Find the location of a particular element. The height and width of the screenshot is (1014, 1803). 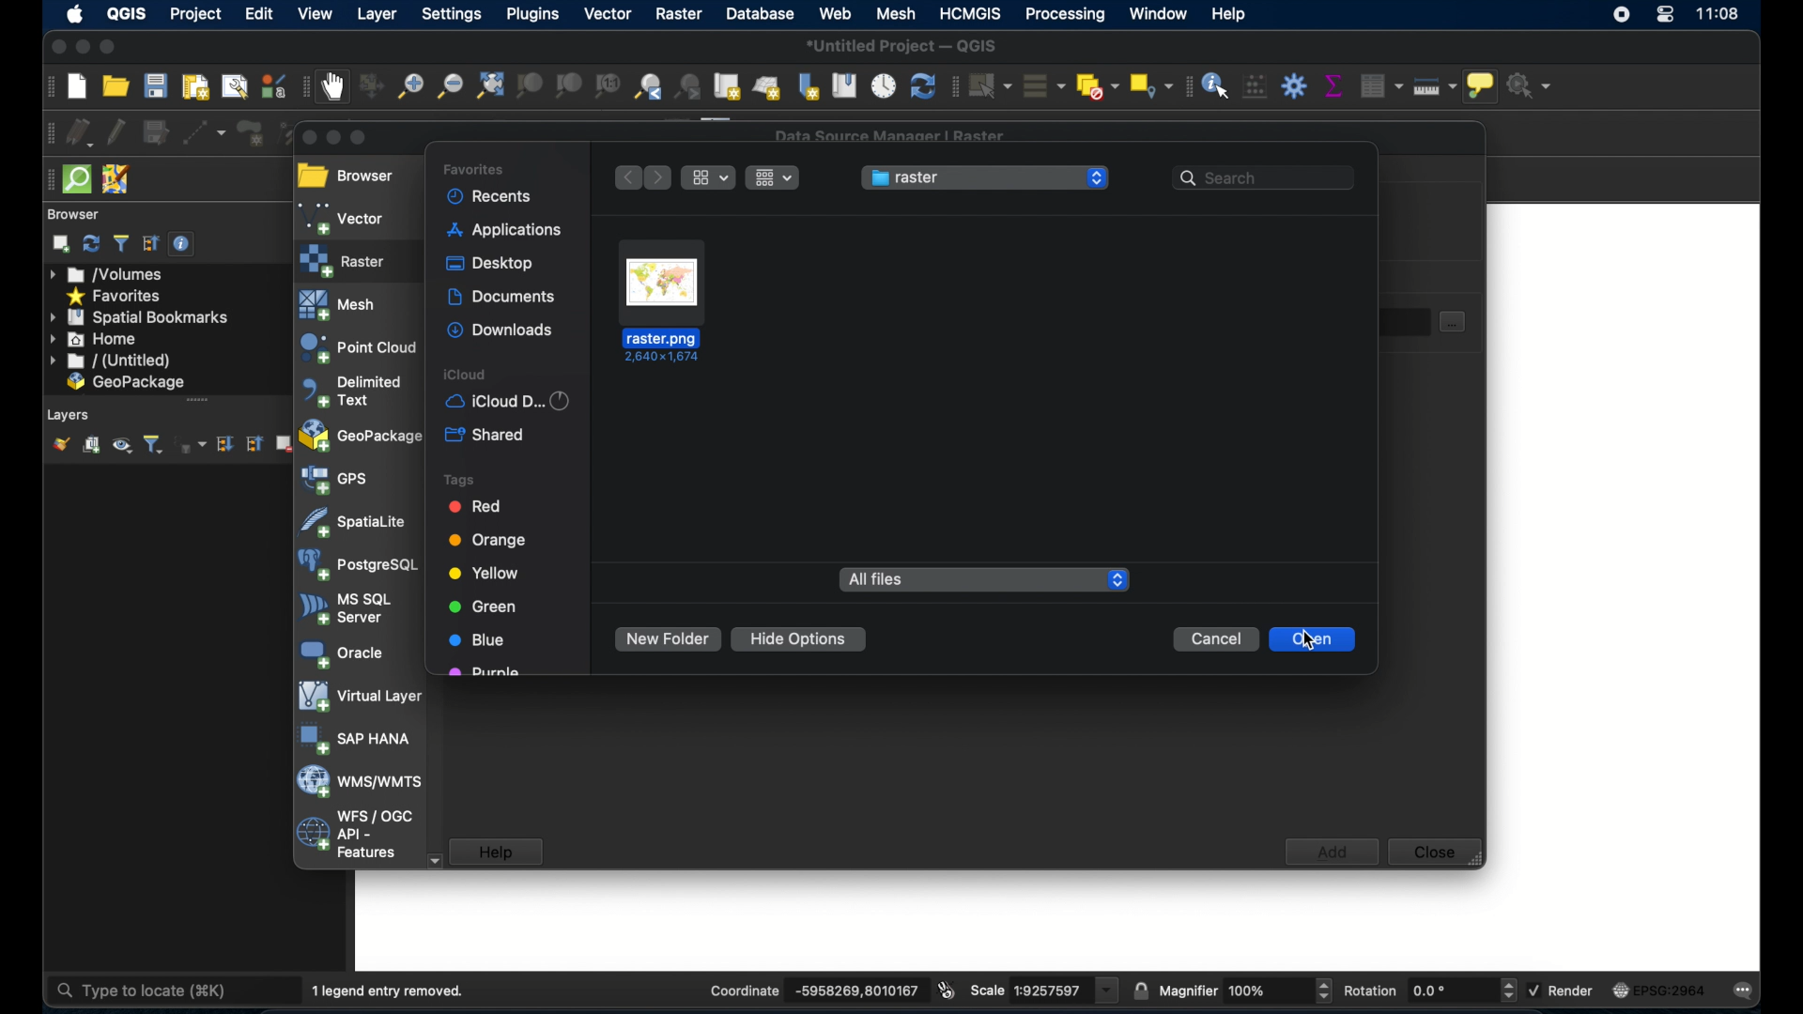

toggle extents and mouse position display is located at coordinates (948, 989).